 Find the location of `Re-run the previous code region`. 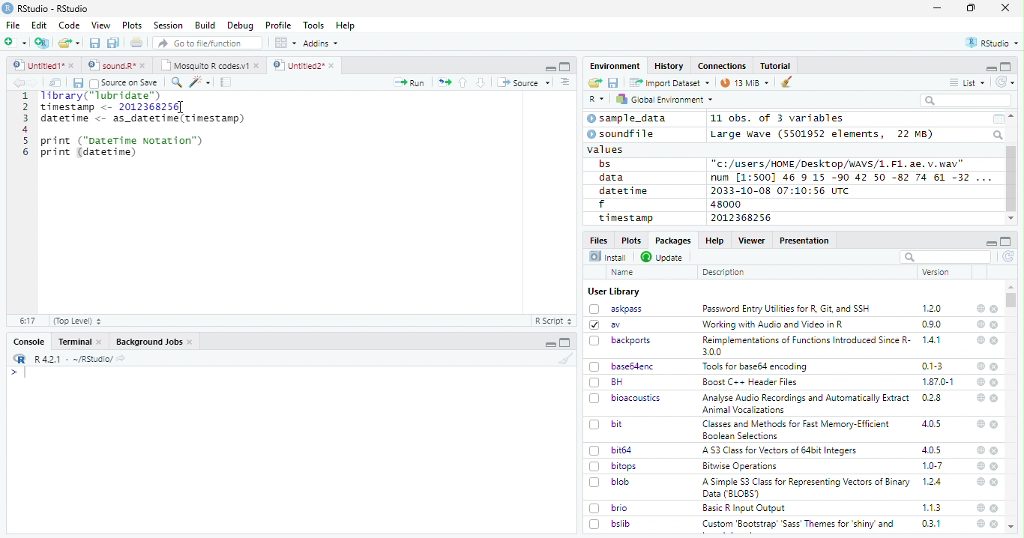

Re-run the previous code region is located at coordinates (443, 83).